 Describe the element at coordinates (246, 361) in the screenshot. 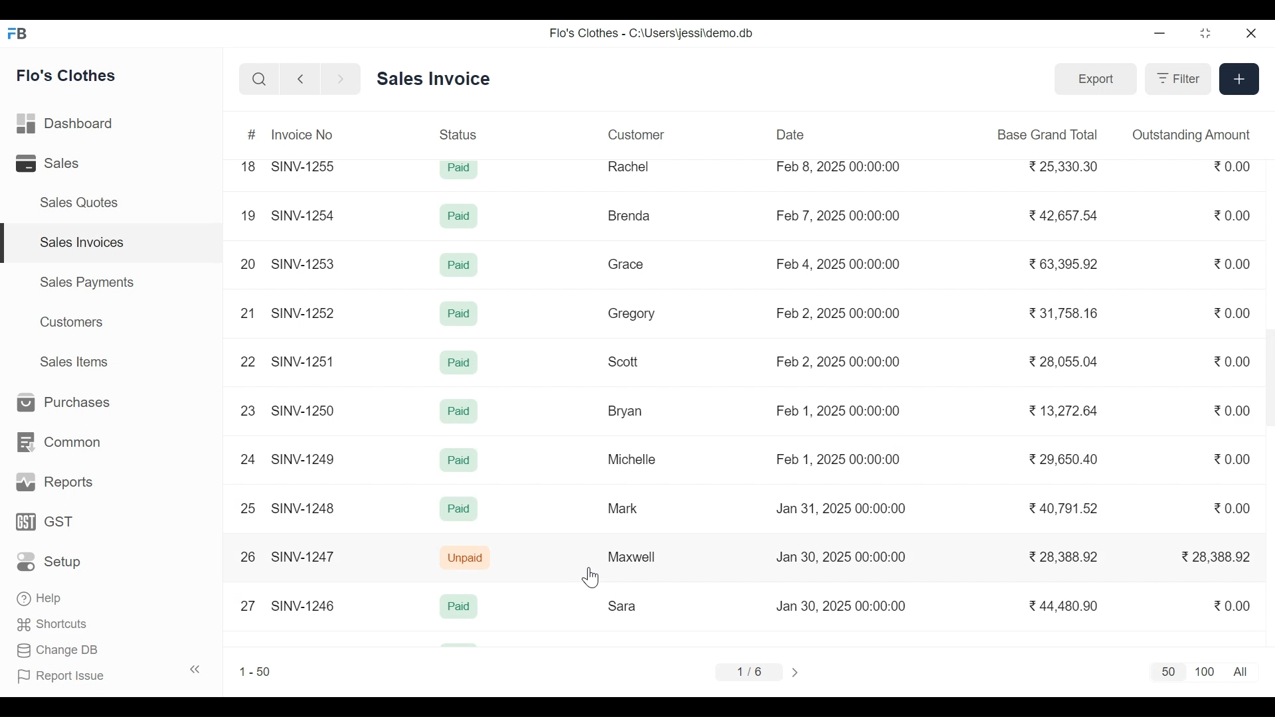

I see `22` at that location.